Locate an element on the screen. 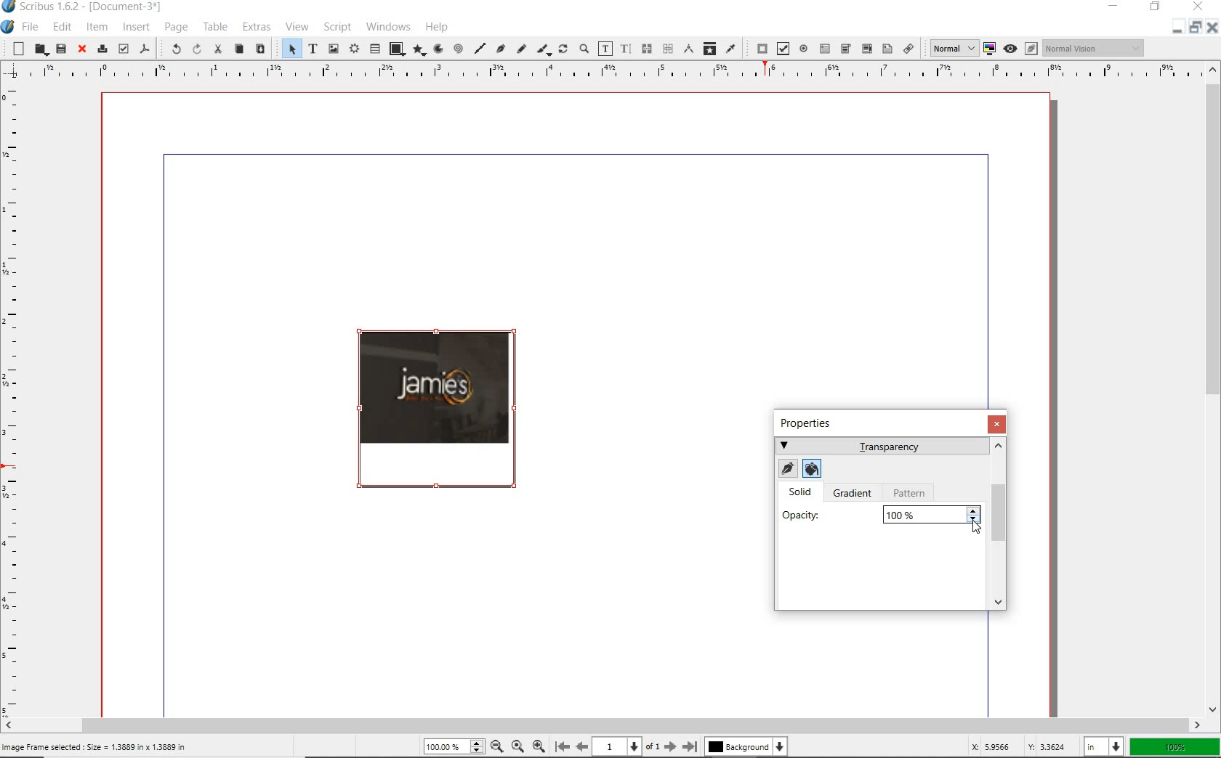  background is located at coordinates (746, 747).